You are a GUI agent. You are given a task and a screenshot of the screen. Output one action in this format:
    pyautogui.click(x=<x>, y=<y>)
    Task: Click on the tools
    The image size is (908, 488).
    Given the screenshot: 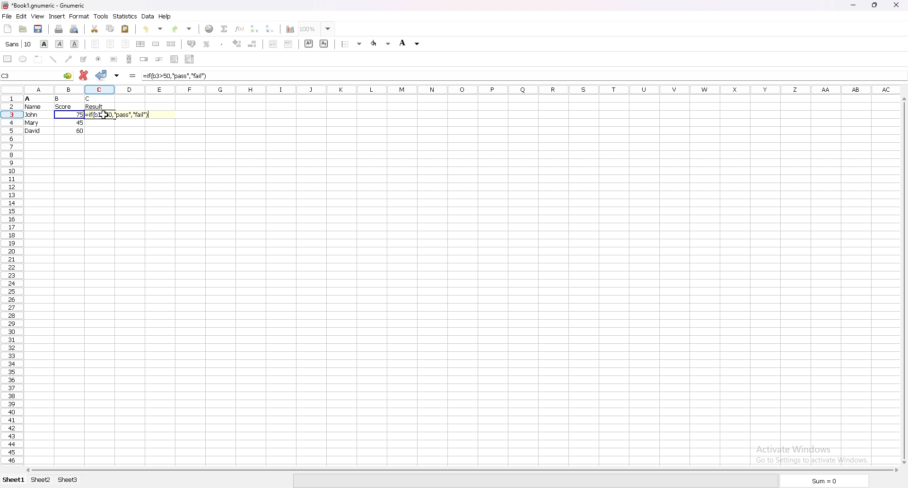 What is the action you would take?
    pyautogui.click(x=101, y=17)
    